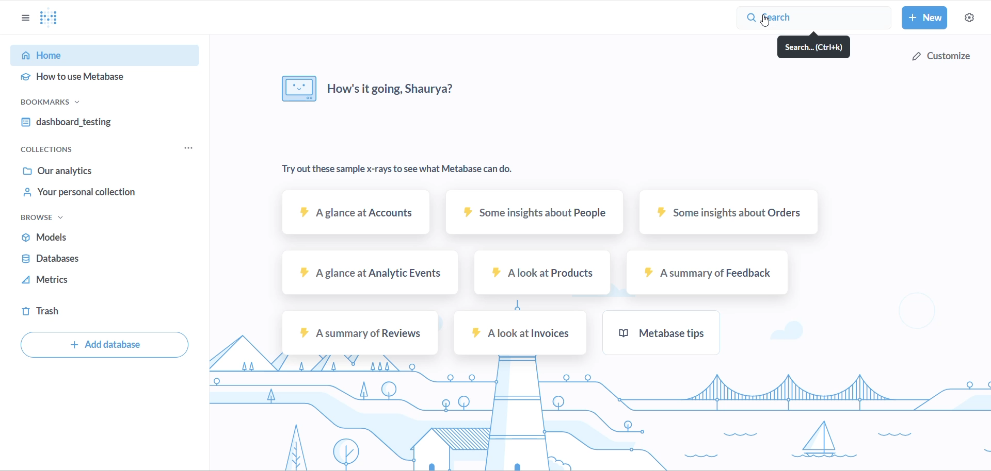  Describe the element at coordinates (102, 56) in the screenshot. I see `home` at that location.